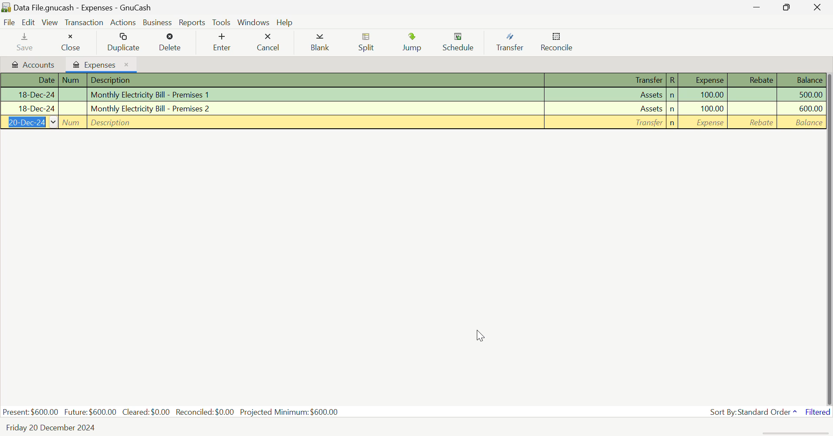  I want to click on Rebate, so click(752, 95).